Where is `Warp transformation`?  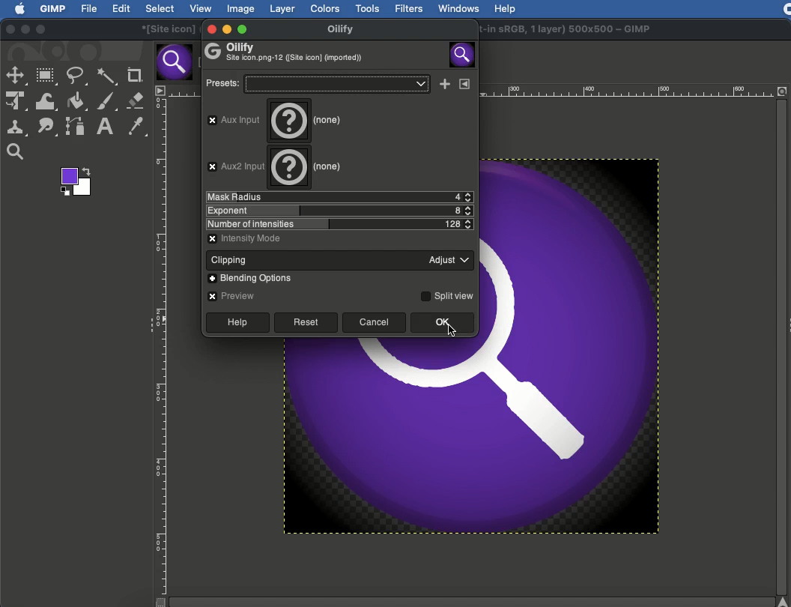 Warp transformation is located at coordinates (46, 102).